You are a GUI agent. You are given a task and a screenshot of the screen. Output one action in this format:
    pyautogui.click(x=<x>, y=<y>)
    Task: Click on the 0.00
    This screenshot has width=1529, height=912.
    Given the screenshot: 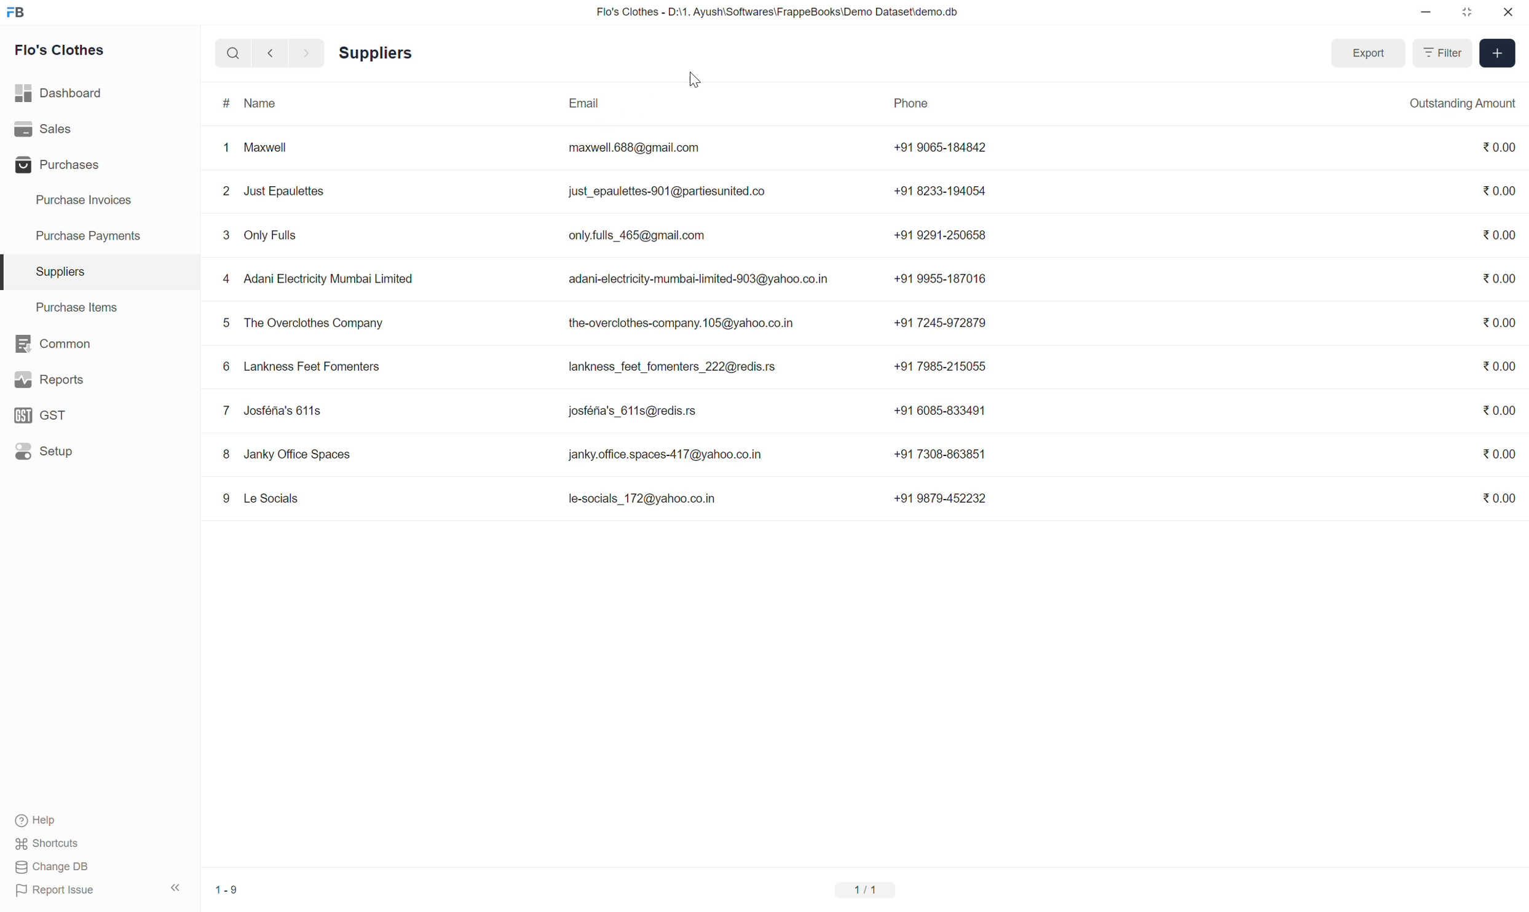 What is the action you would take?
    pyautogui.click(x=1501, y=410)
    